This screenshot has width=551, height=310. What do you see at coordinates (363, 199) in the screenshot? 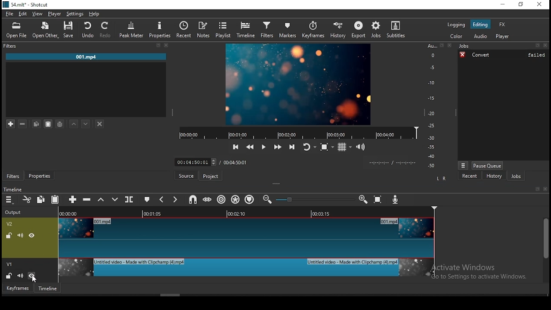
I see `zoom timeline out` at bounding box center [363, 199].